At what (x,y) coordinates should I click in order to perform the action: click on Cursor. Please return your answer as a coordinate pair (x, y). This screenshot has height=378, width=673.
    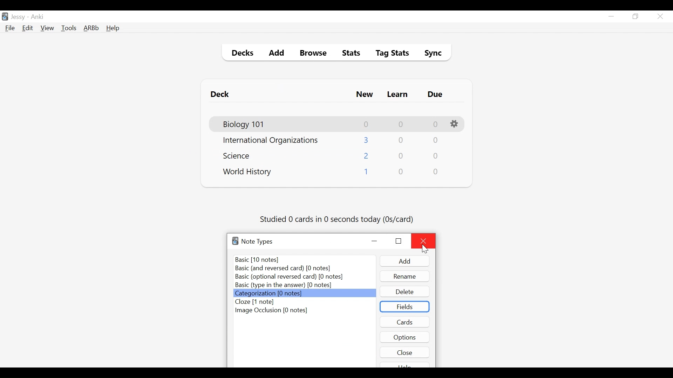
    Looking at the image, I should click on (425, 249).